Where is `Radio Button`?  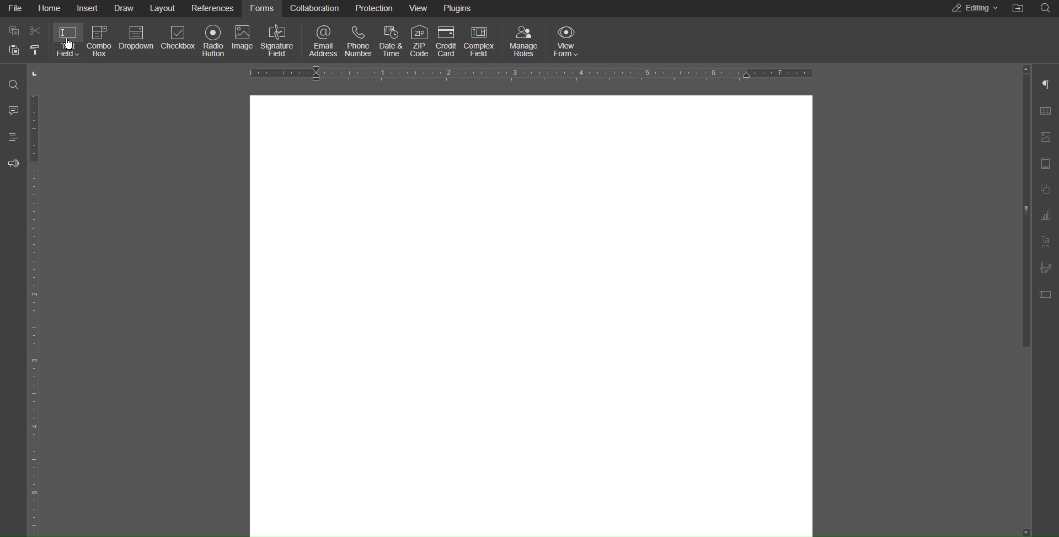
Radio Button is located at coordinates (215, 41).